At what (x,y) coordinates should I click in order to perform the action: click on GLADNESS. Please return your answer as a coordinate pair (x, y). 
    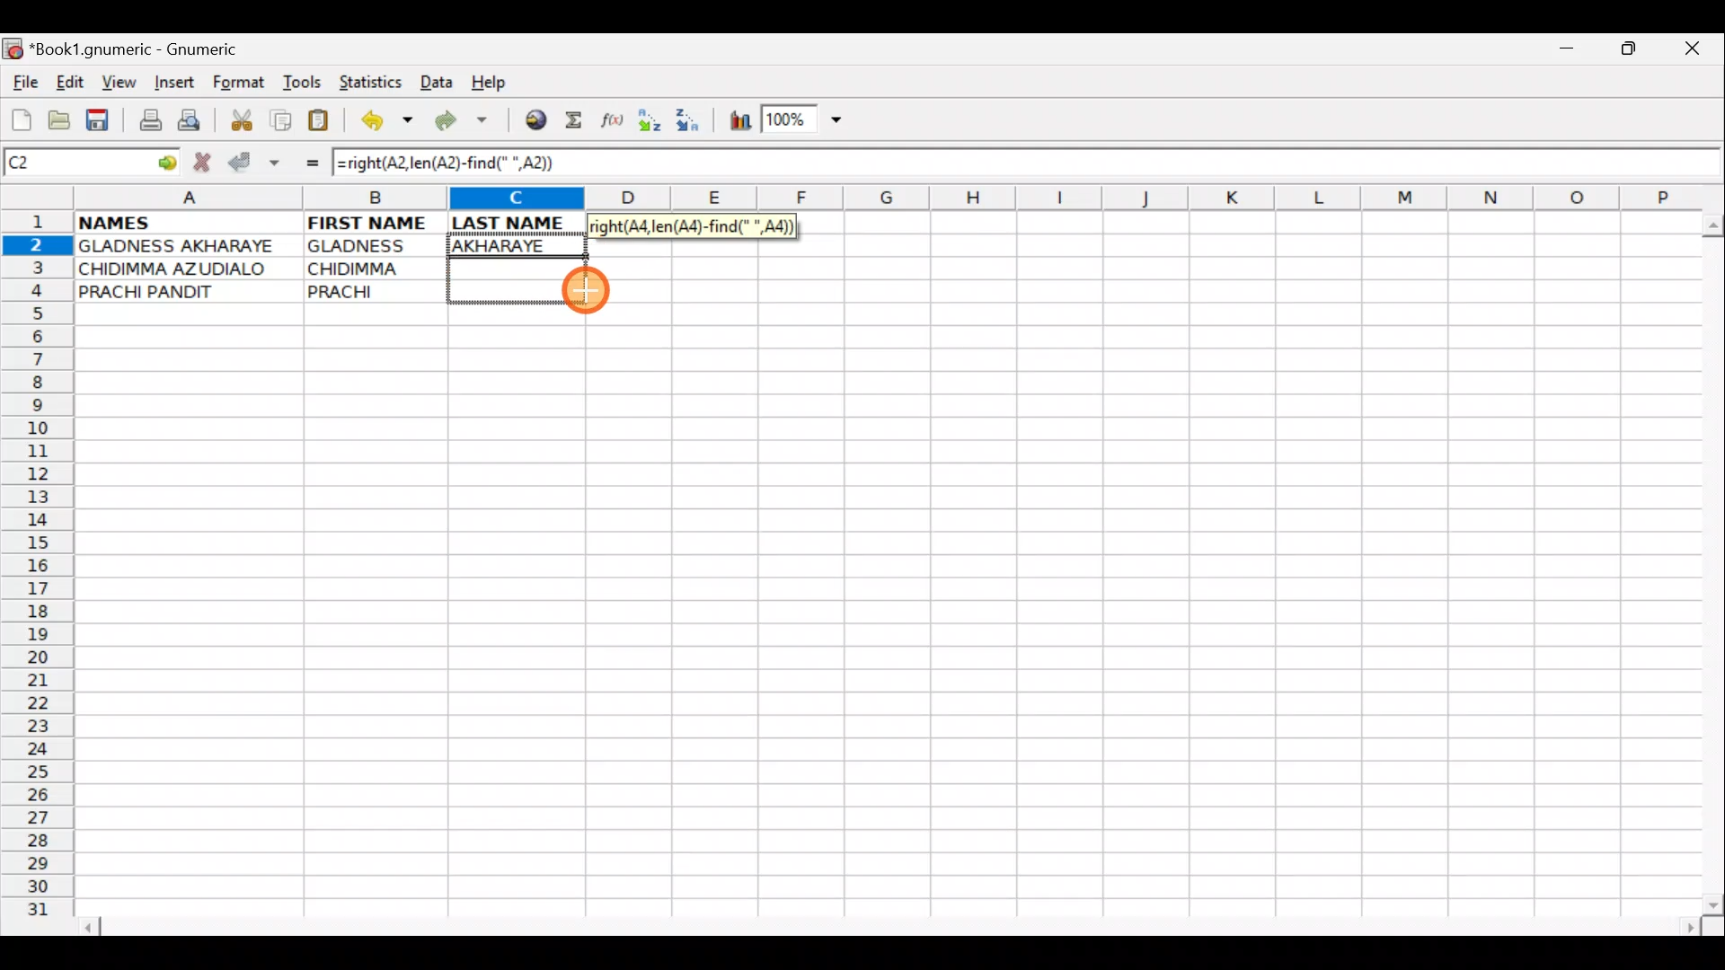
    Looking at the image, I should click on (371, 246).